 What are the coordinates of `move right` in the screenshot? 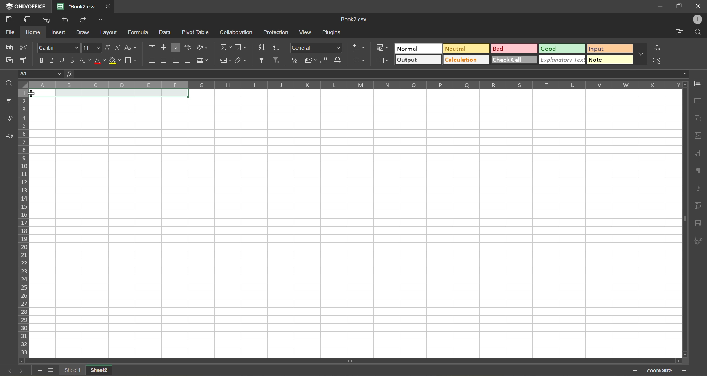 It's located at (678, 361).